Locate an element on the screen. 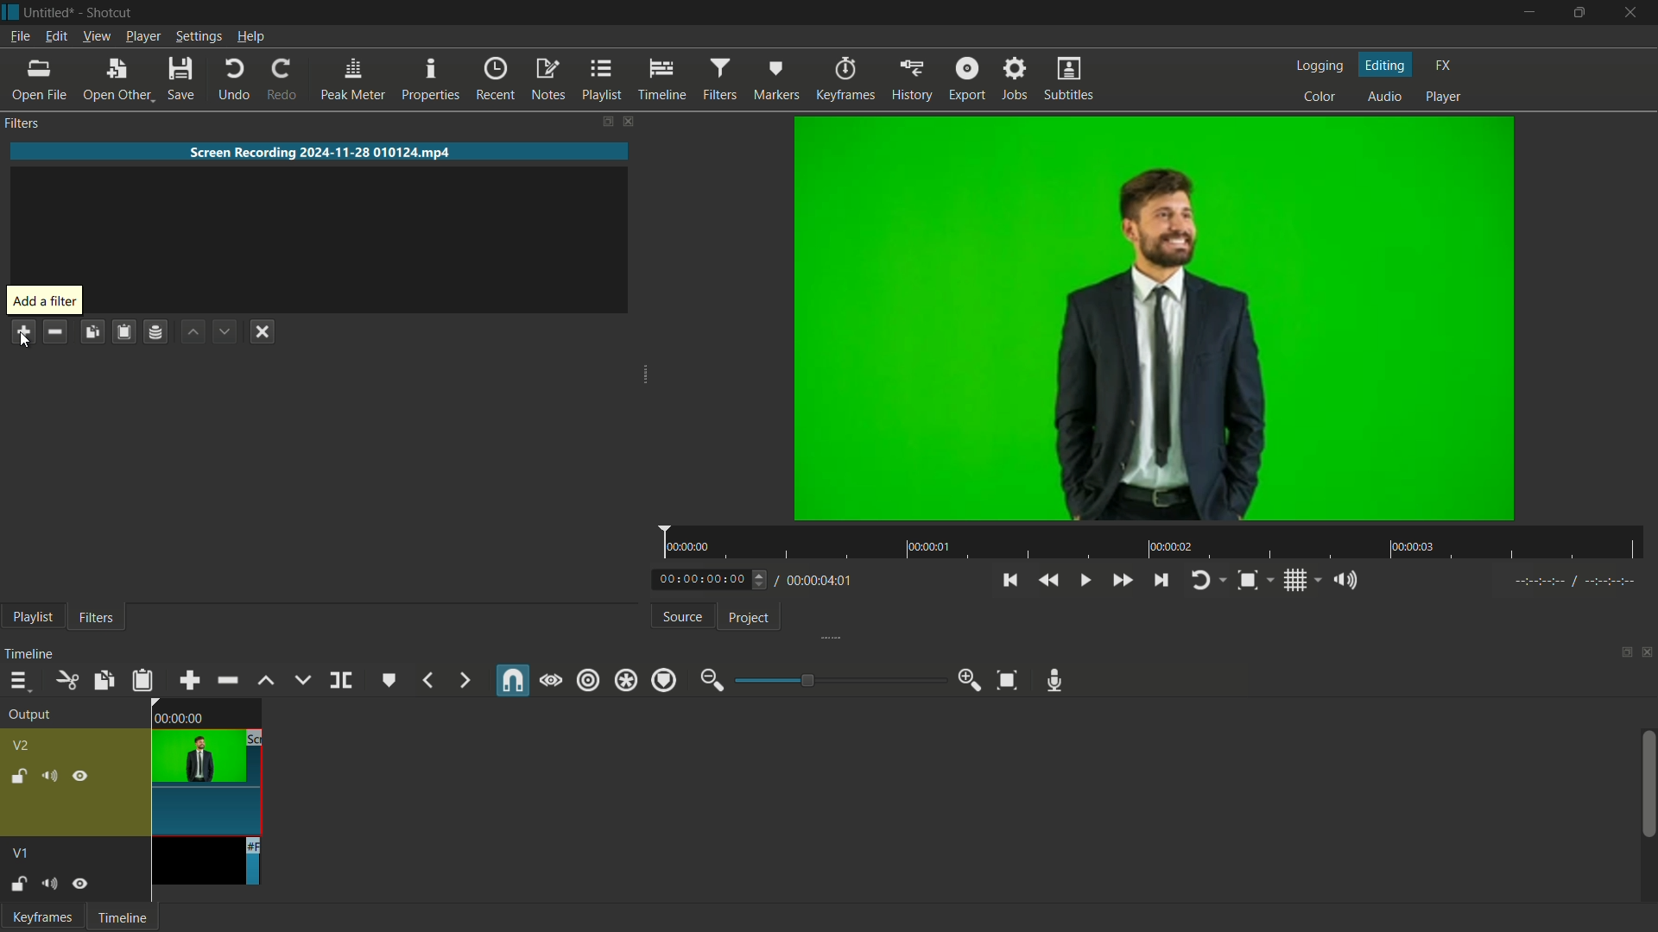  keyframe is located at coordinates (39, 917).